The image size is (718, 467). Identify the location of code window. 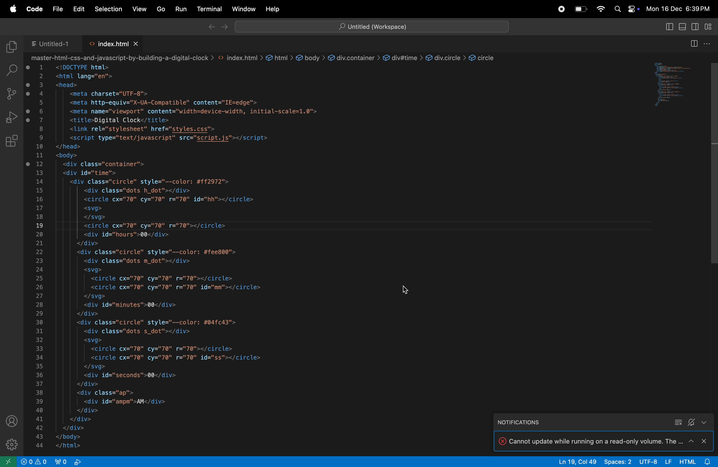
(683, 83).